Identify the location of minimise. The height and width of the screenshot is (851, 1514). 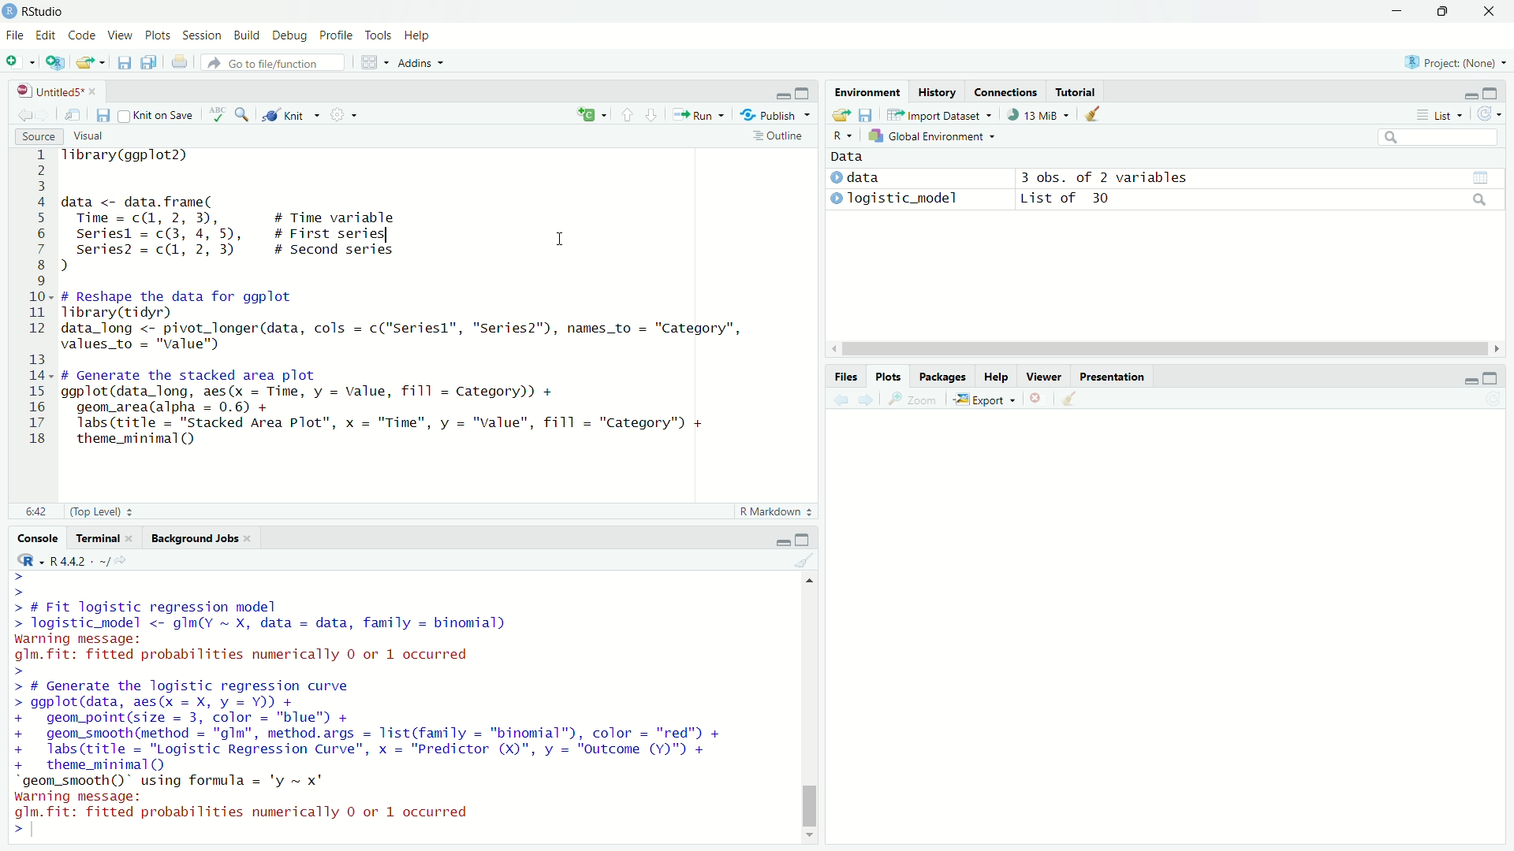
(771, 539).